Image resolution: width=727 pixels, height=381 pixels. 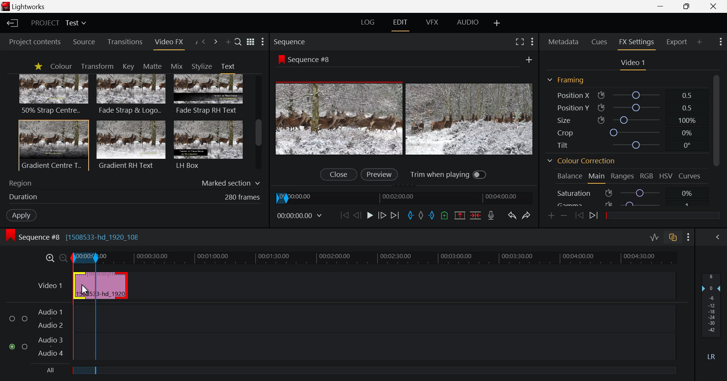 What do you see at coordinates (51, 325) in the screenshot?
I see `audio 2` at bounding box center [51, 325].